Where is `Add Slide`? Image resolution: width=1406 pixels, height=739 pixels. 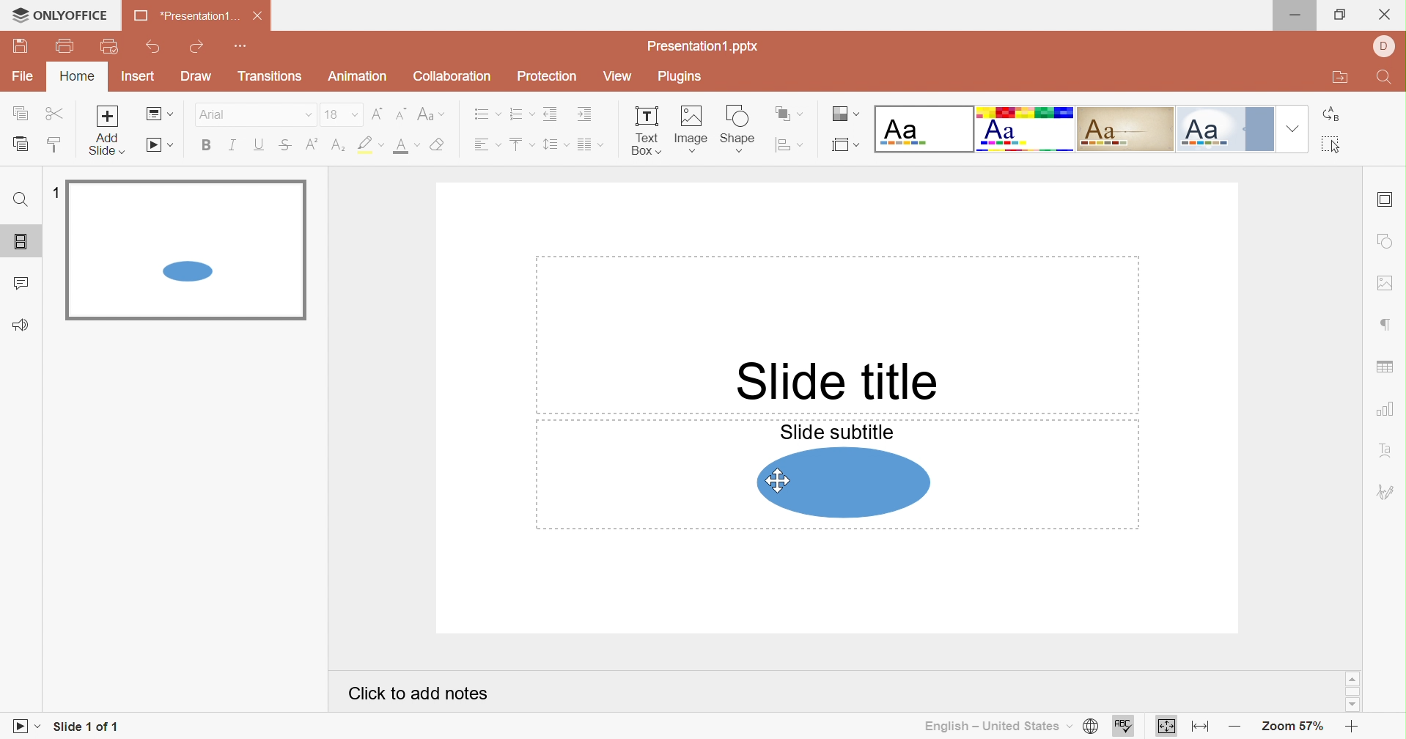
Add Slide is located at coordinates (110, 129).